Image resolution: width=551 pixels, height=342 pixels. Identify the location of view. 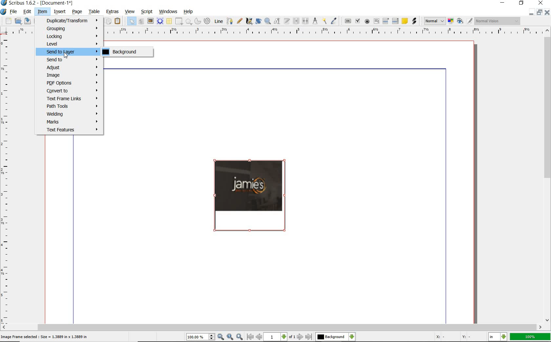
(131, 12).